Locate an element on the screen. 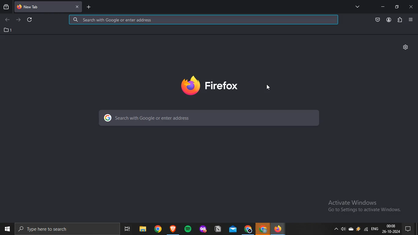 The height and width of the screenshot is (235, 418). search google or enter address is located at coordinates (203, 20).